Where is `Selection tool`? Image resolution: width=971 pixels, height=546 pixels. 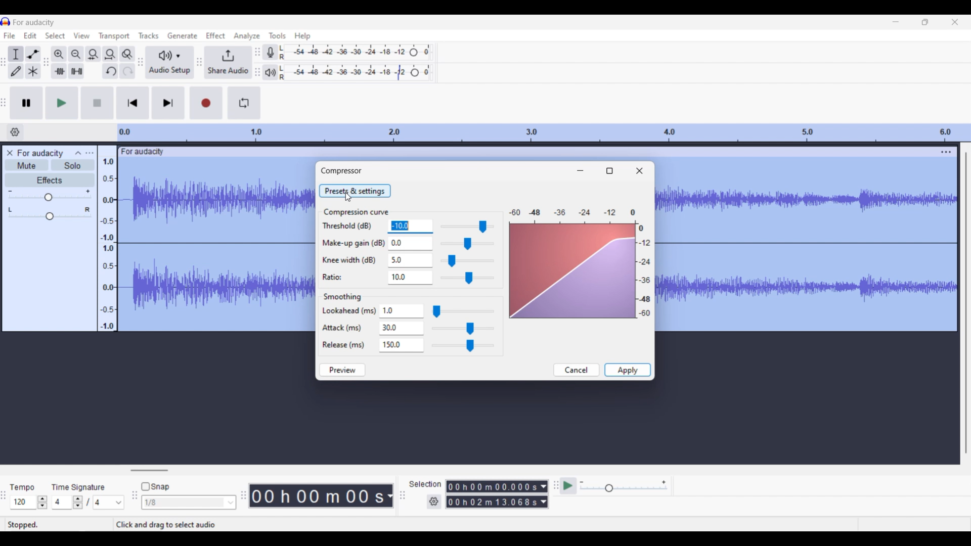
Selection tool is located at coordinates (16, 54).